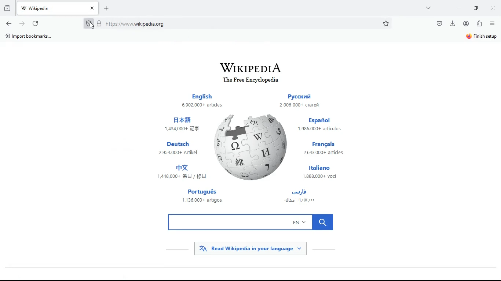  What do you see at coordinates (428, 8) in the screenshot?
I see `more` at bounding box center [428, 8].